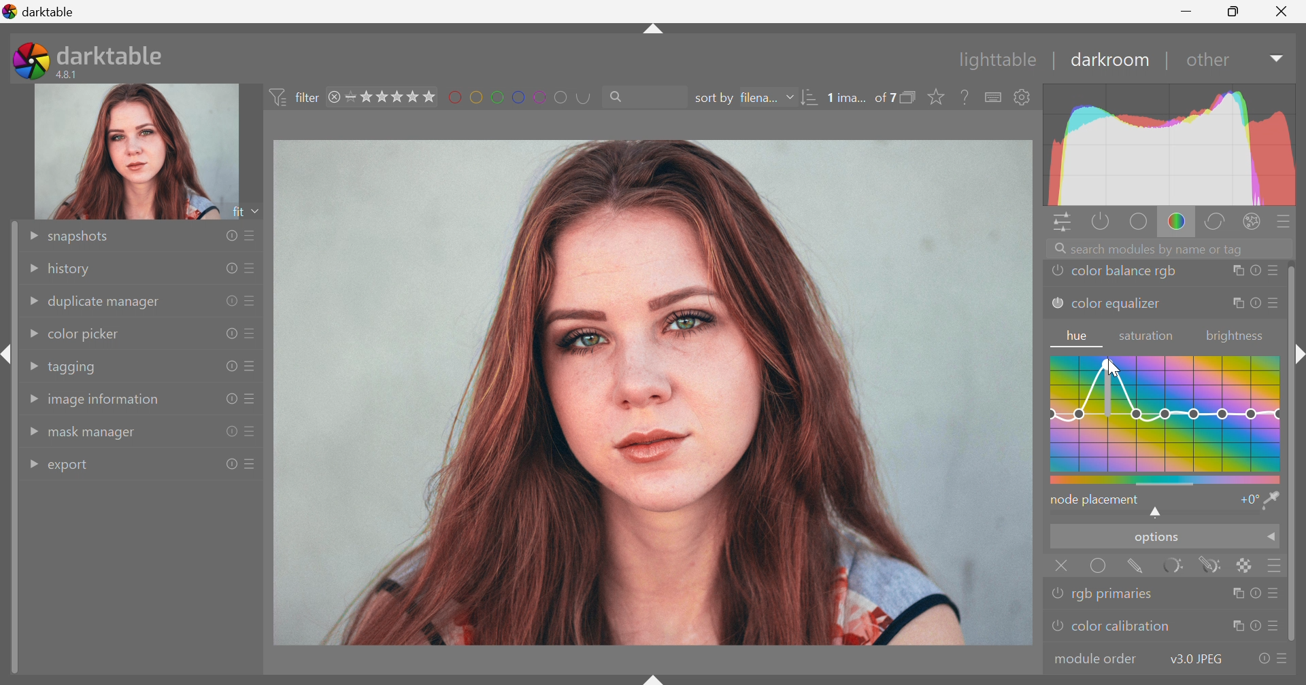 This screenshot has height=685, width=1306. What do you see at coordinates (1154, 539) in the screenshot?
I see `options` at bounding box center [1154, 539].